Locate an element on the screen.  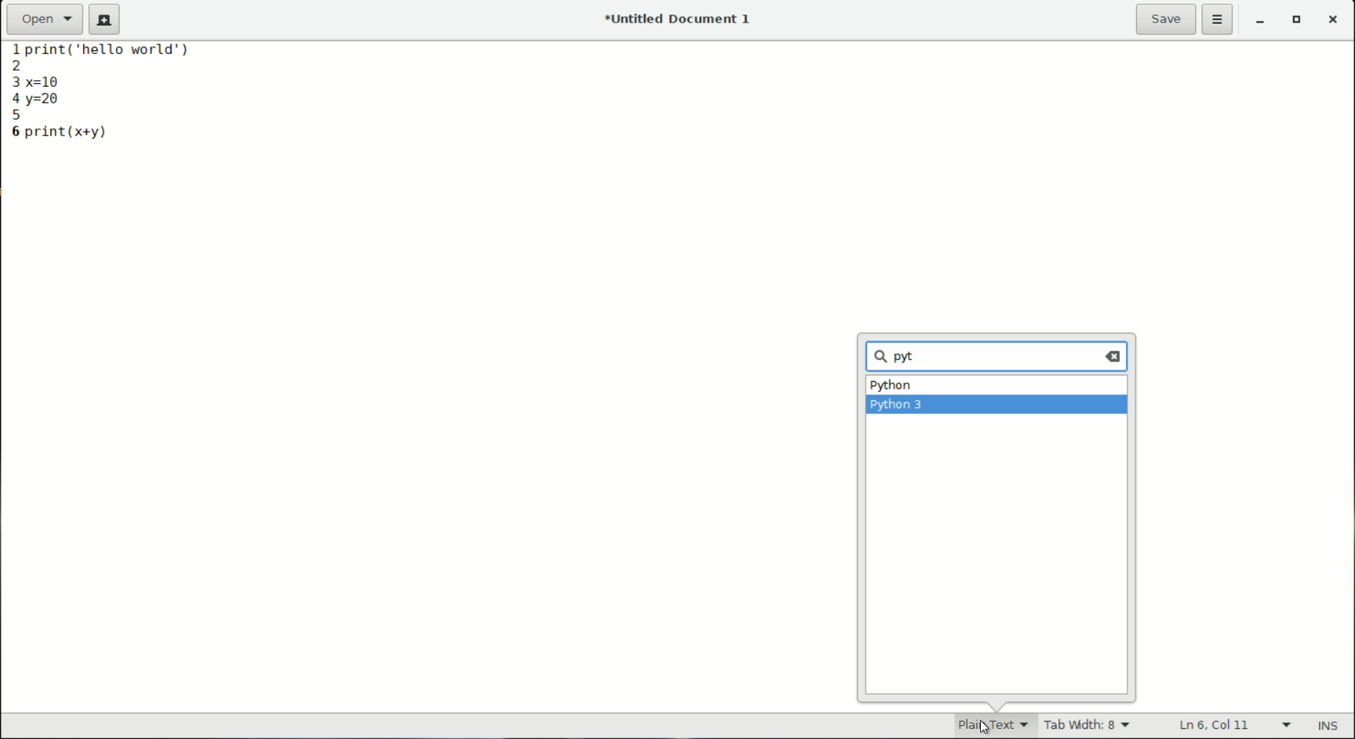
cursor is located at coordinates (982, 724).